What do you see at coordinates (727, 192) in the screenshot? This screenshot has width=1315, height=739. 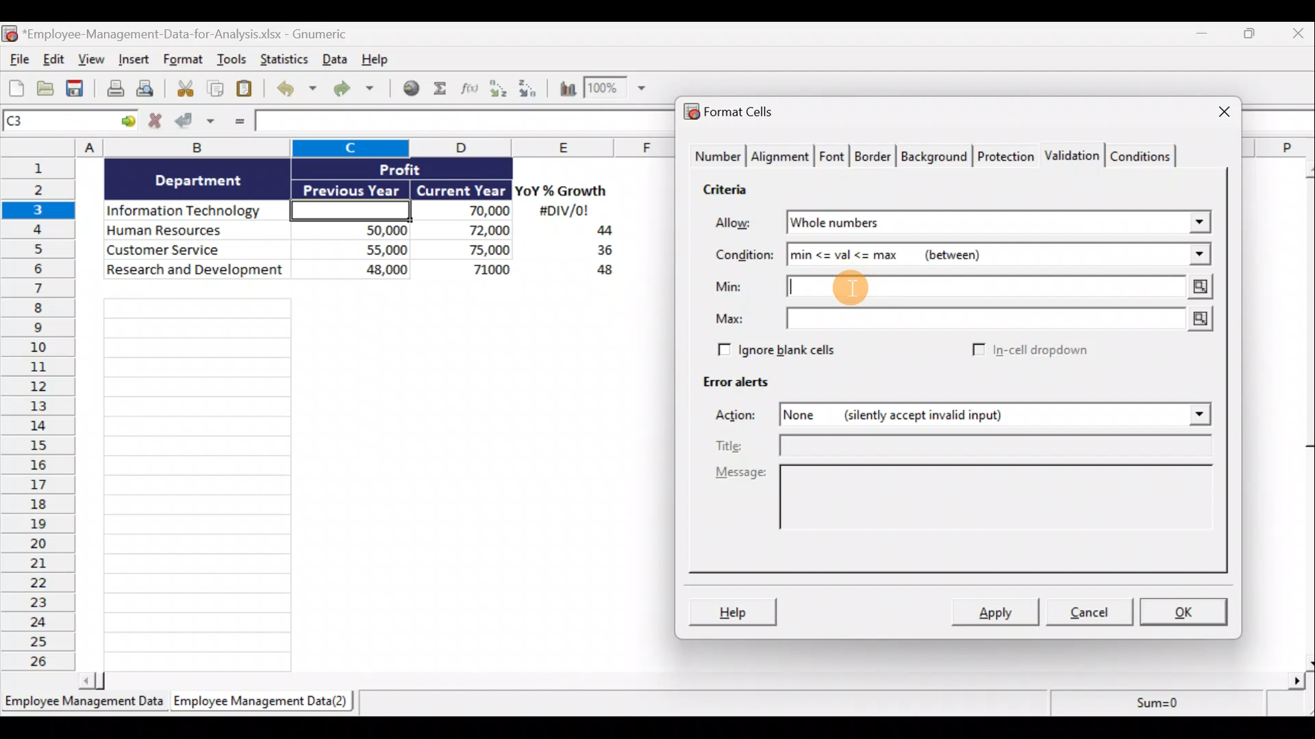 I see `Criteria` at bounding box center [727, 192].